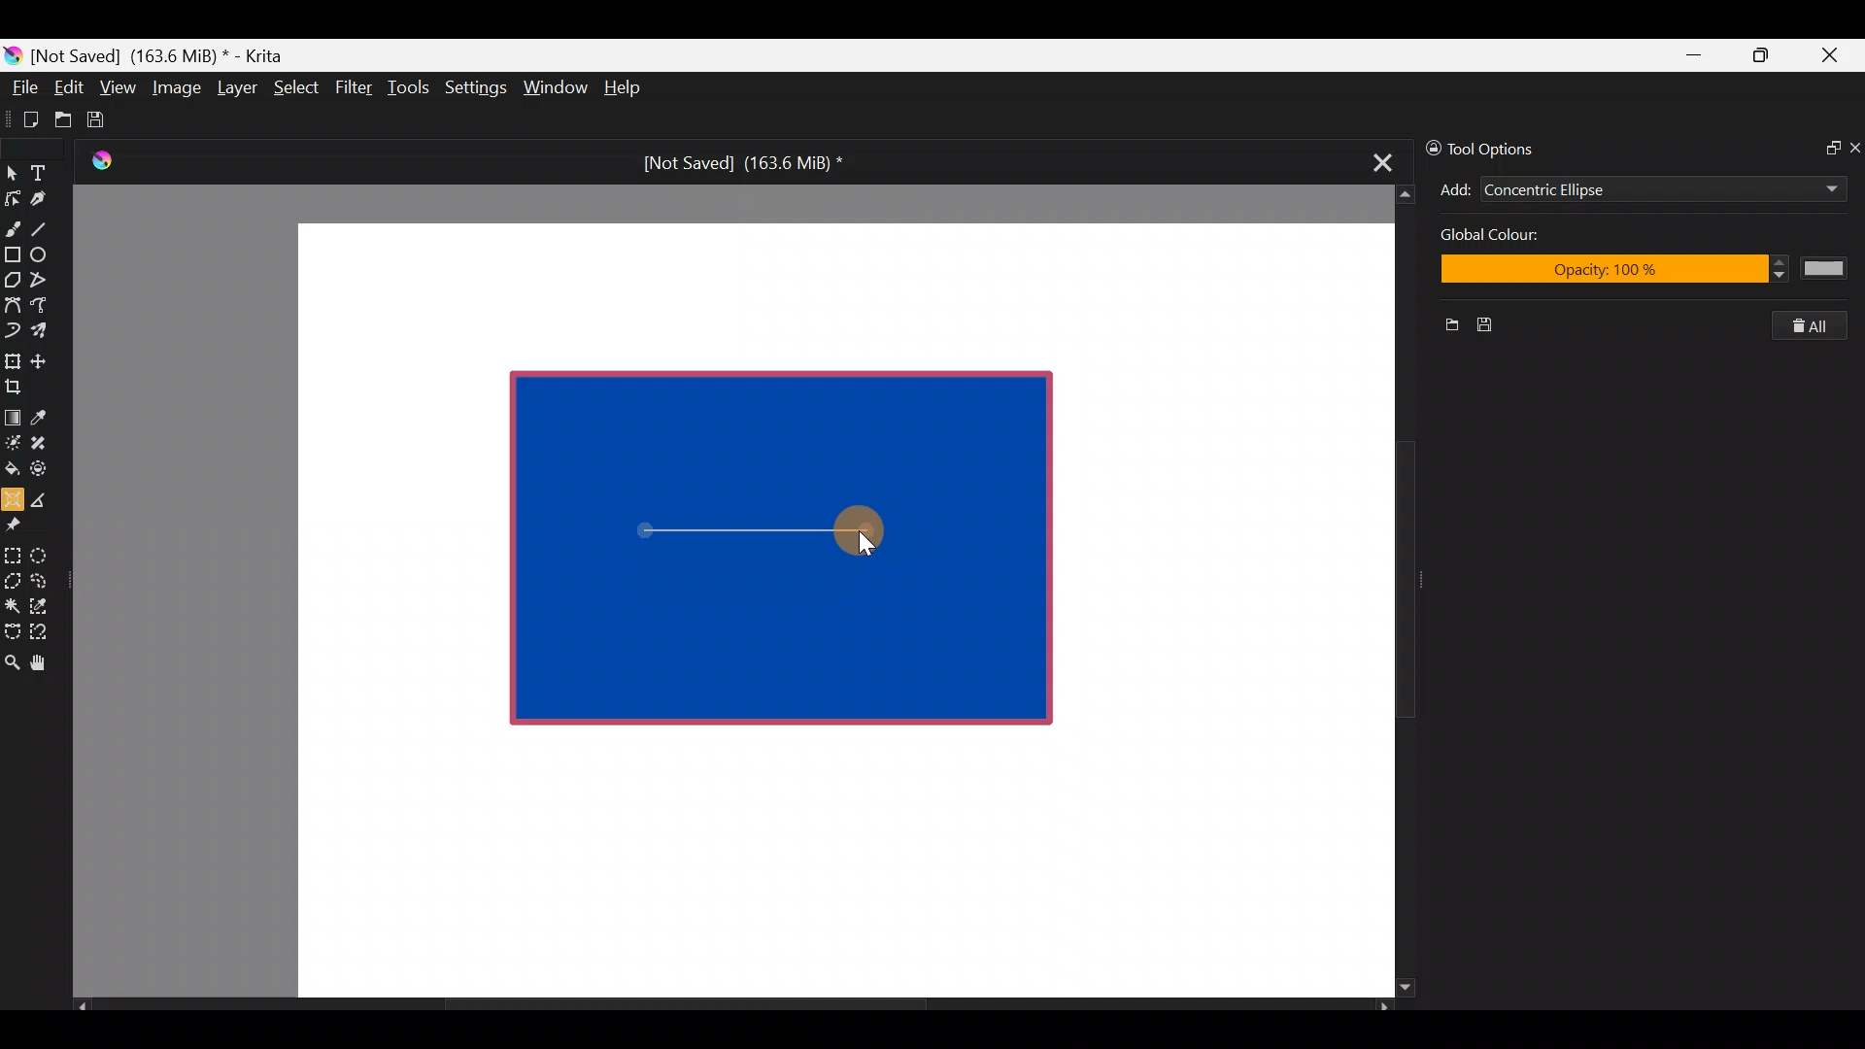 The height and width of the screenshot is (1049, 1865). Describe the element at coordinates (12, 493) in the screenshot. I see `Assistant tool` at that location.